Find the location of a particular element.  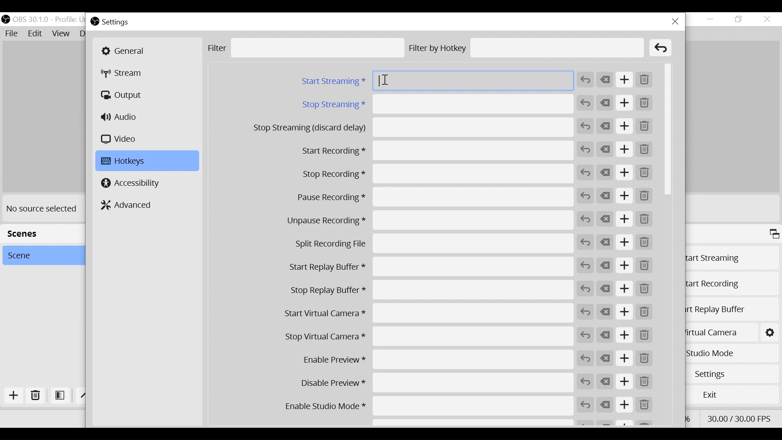

Clear is located at coordinates (604, 241).